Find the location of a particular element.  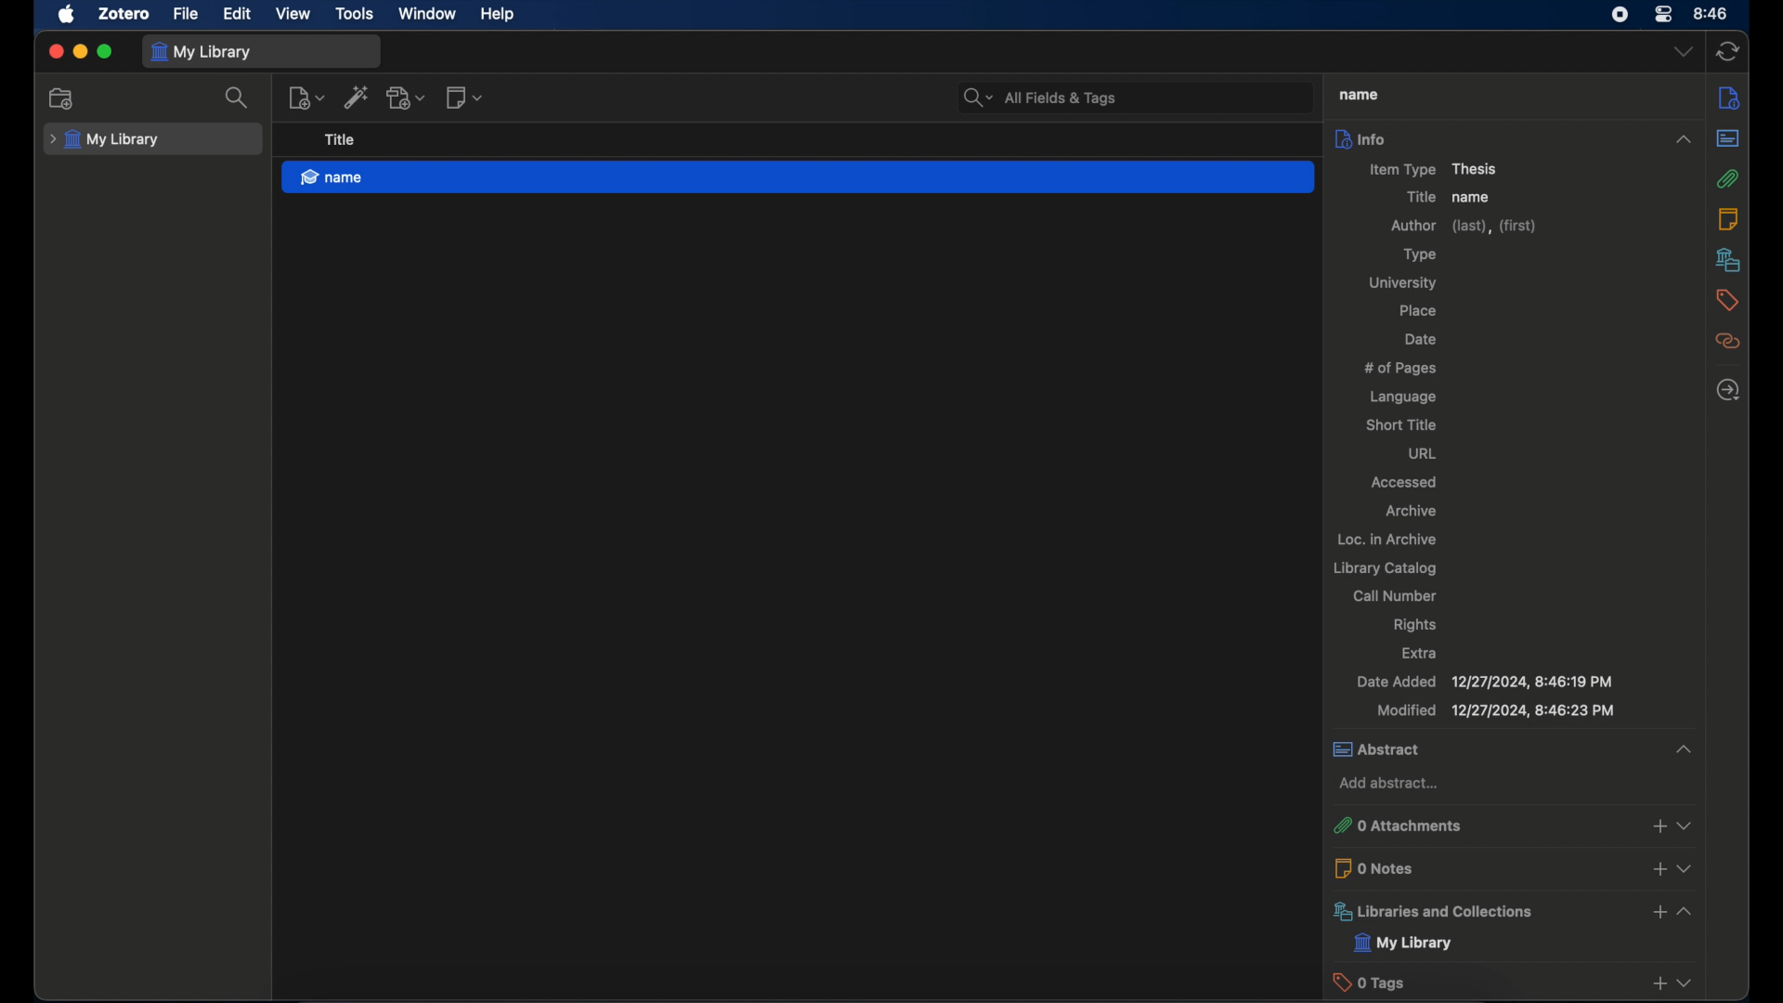

info is located at coordinates (1490, 137).